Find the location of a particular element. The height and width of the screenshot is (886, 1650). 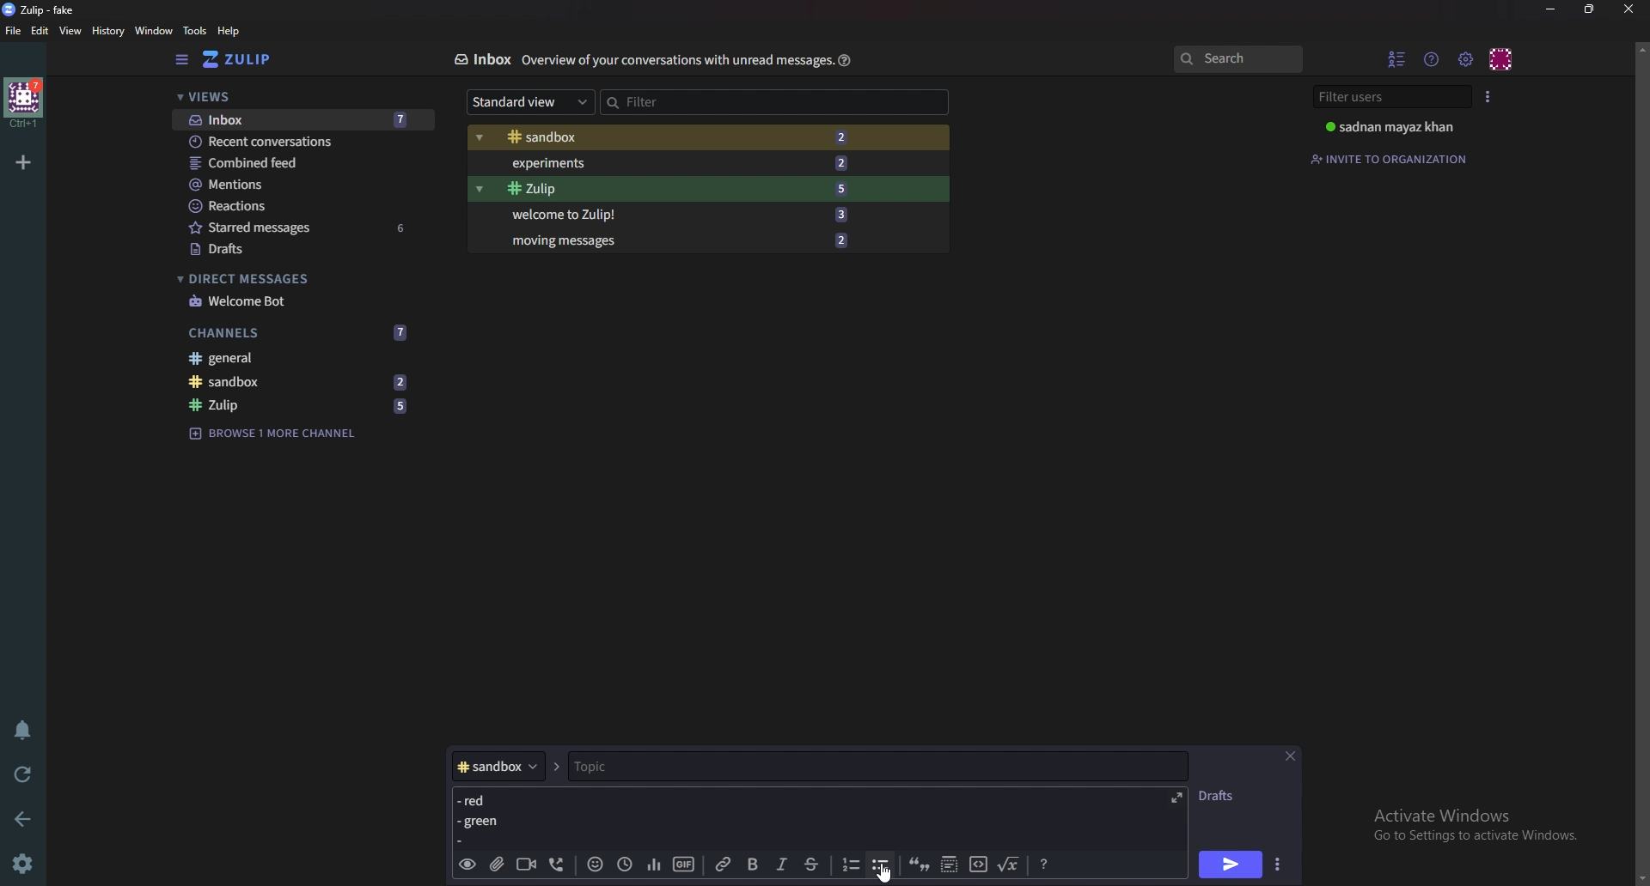

welcome bot is located at coordinates (298, 301).